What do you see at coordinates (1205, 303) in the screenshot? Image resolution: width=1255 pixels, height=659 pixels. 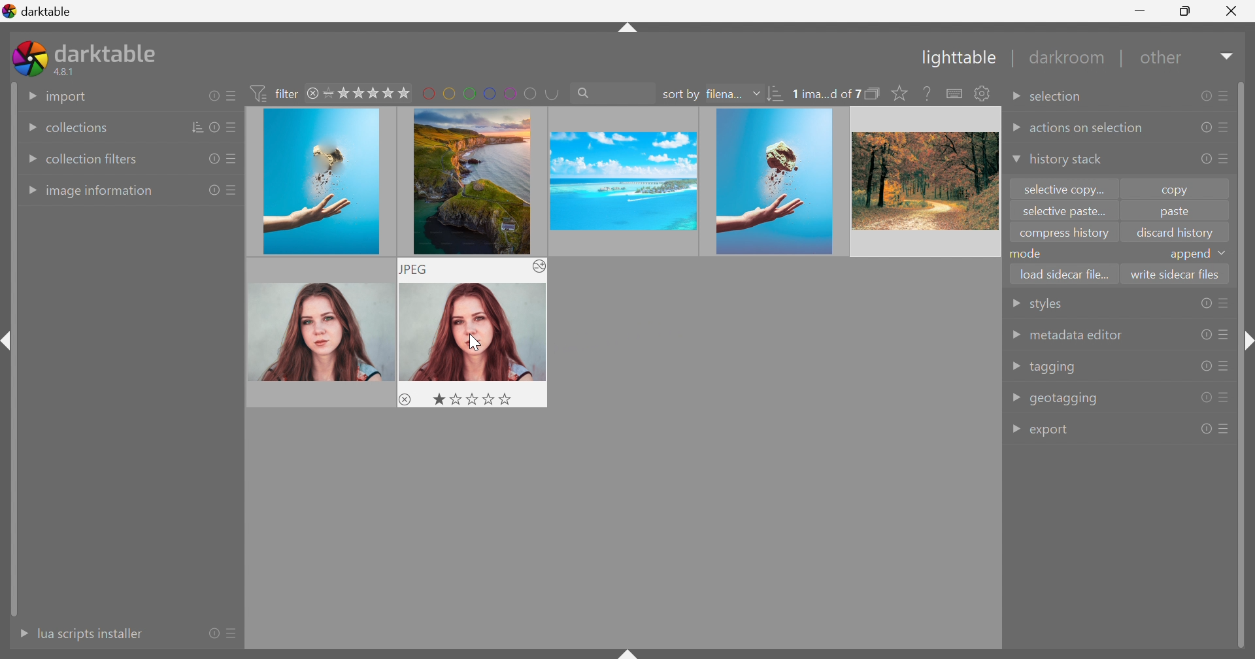 I see `reset` at bounding box center [1205, 303].